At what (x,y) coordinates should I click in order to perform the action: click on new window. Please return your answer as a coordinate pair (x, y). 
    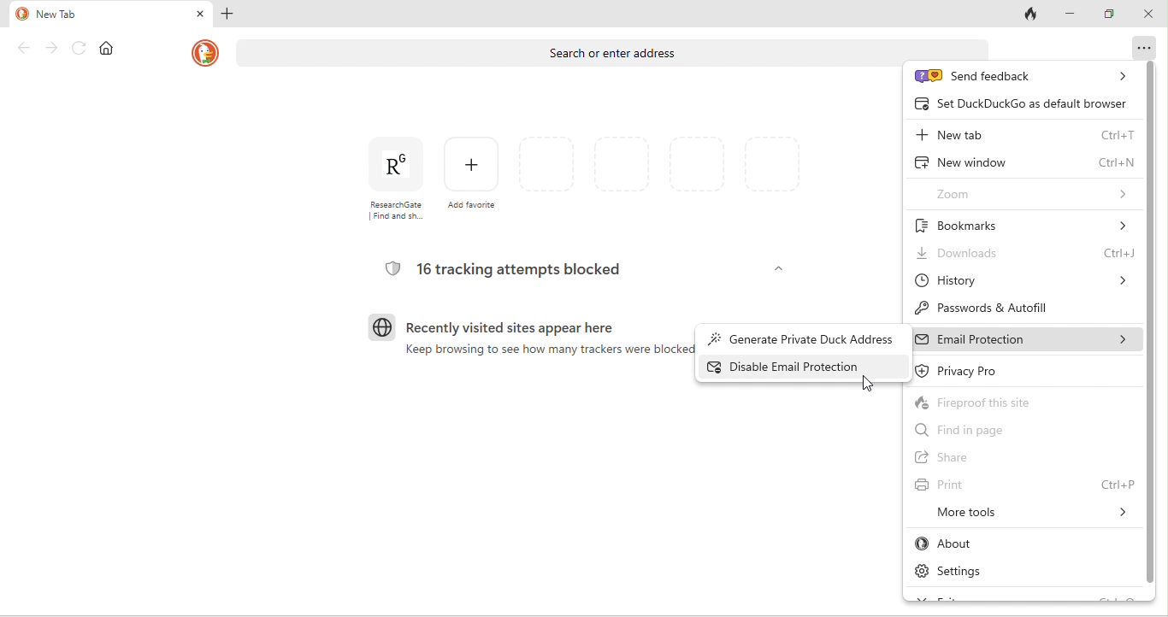
    Looking at the image, I should click on (1026, 162).